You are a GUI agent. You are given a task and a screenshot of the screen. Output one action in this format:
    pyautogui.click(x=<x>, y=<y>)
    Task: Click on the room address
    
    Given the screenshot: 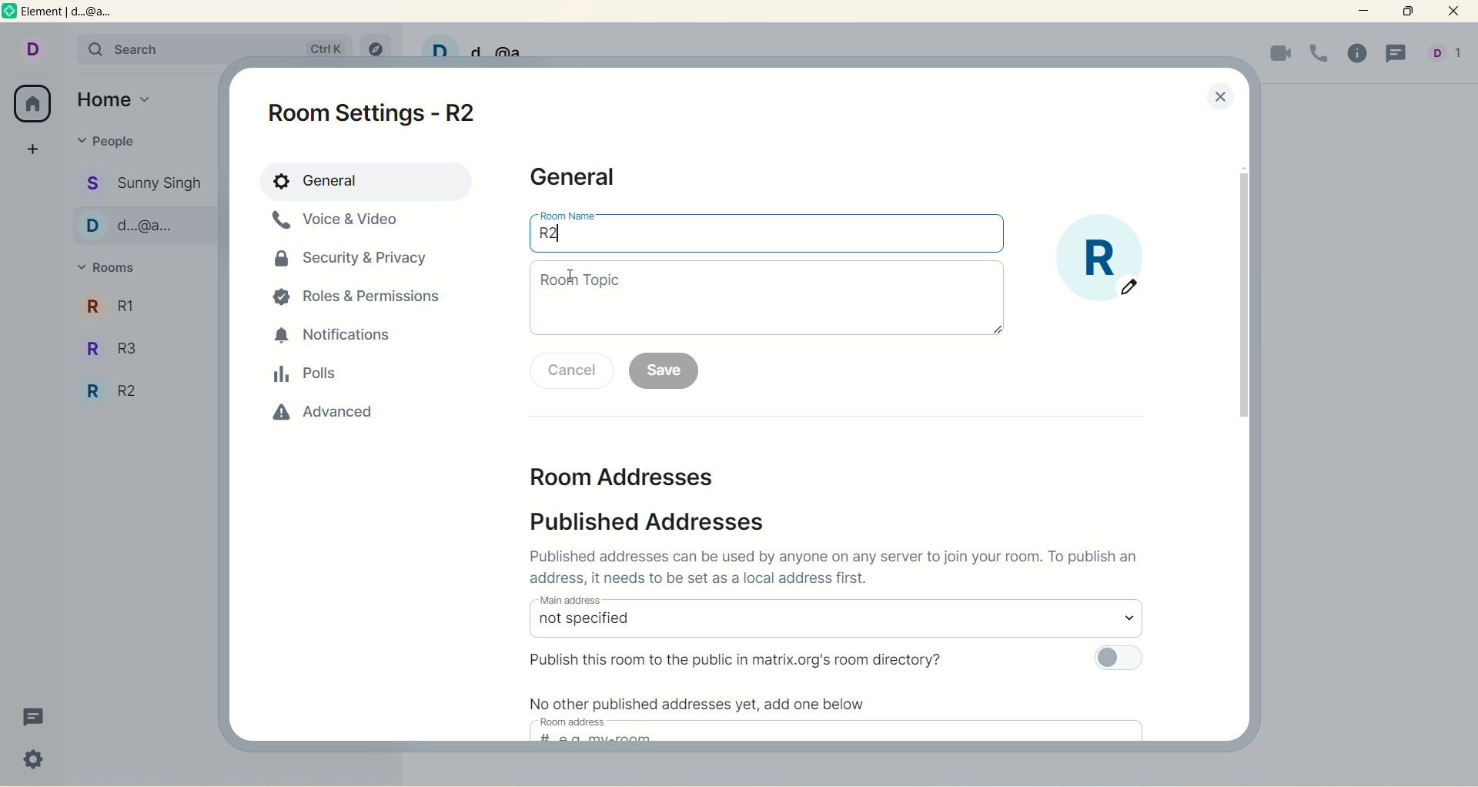 What is the action you would take?
    pyautogui.click(x=576, y=722)
    